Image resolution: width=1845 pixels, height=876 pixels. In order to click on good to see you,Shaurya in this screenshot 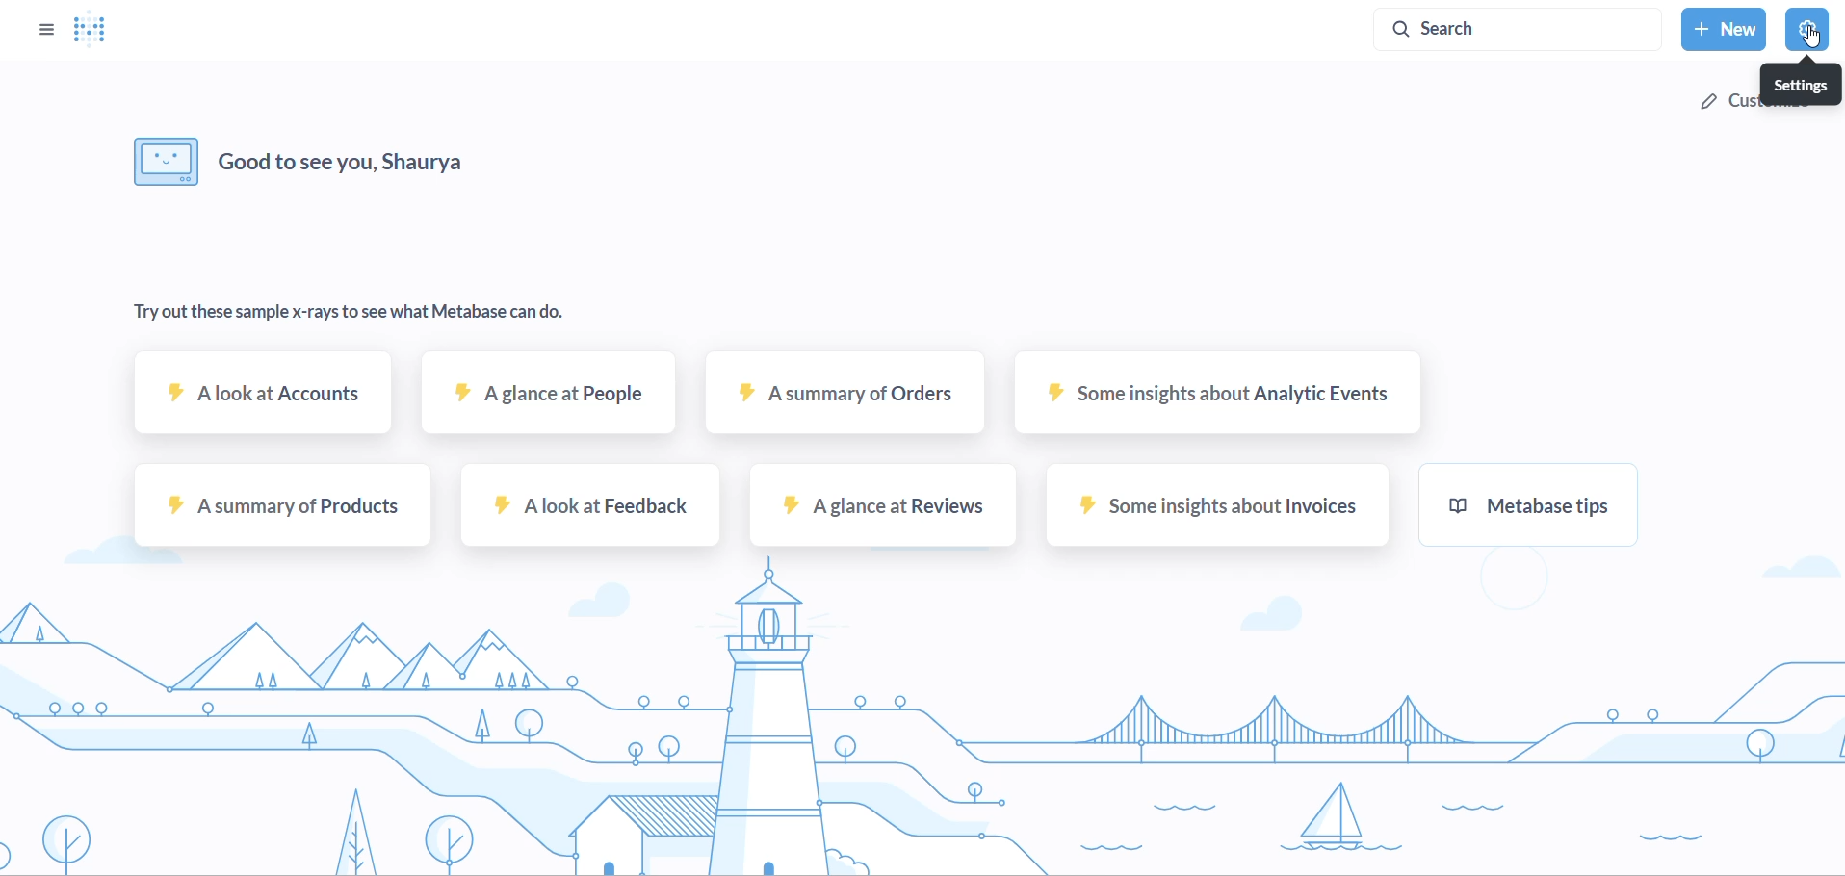, I will do `click(304, 160)`.